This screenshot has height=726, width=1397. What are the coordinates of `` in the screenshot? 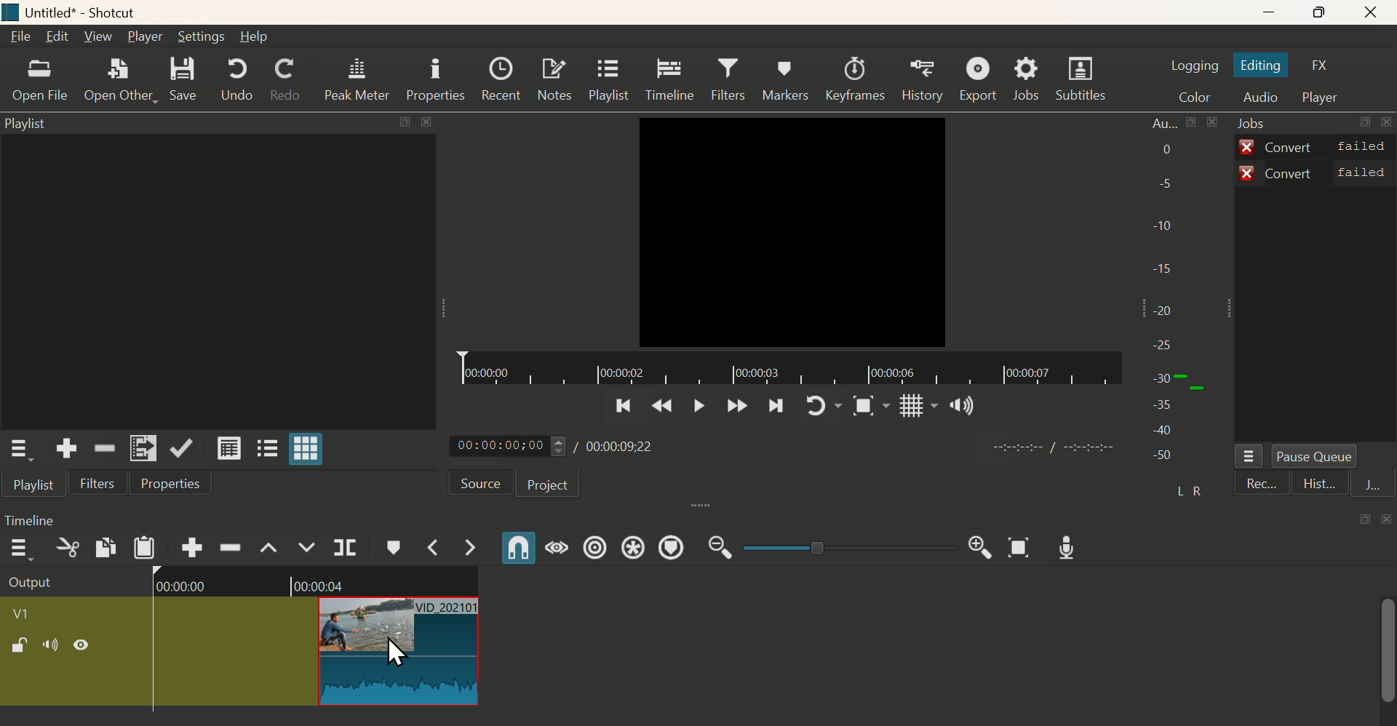 It's located at (1070, 548).